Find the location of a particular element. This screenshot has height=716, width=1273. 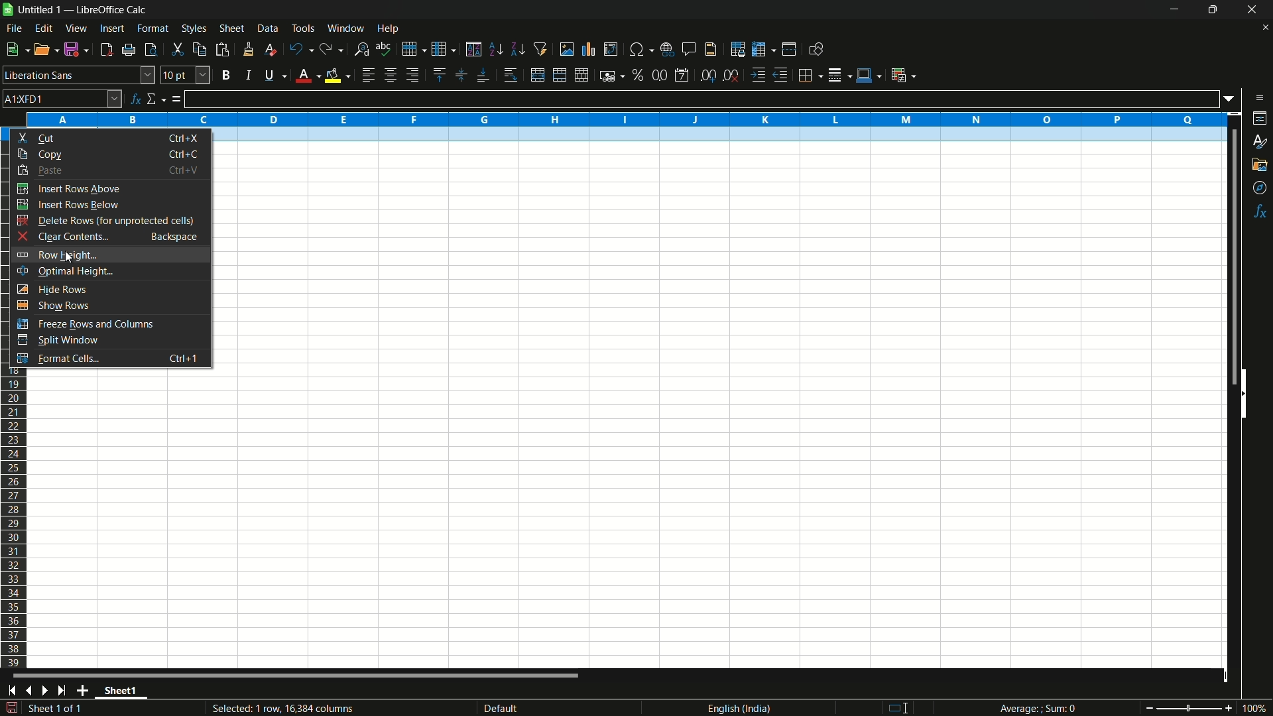

insert rows above is located at coordinates (109, 188).